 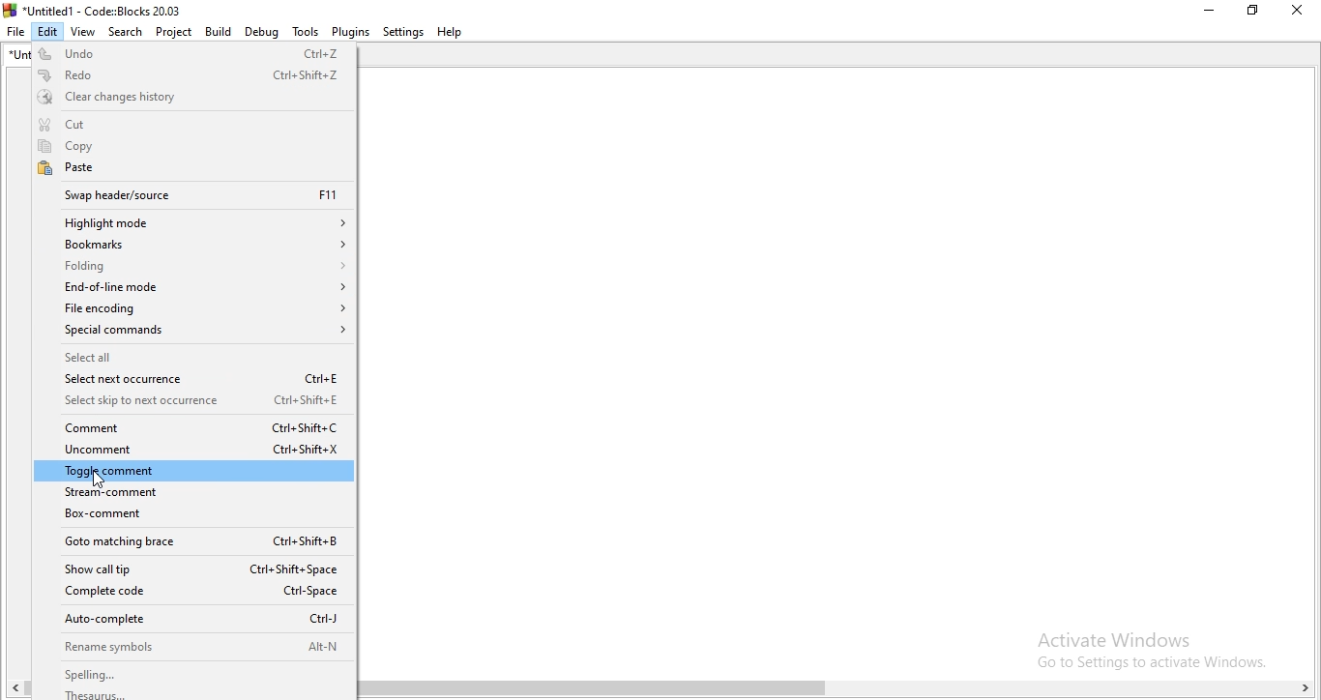 What do you see at coordinates (195, 146) in the screenshot?
I see `Copy` at bounding box center [195, 146].